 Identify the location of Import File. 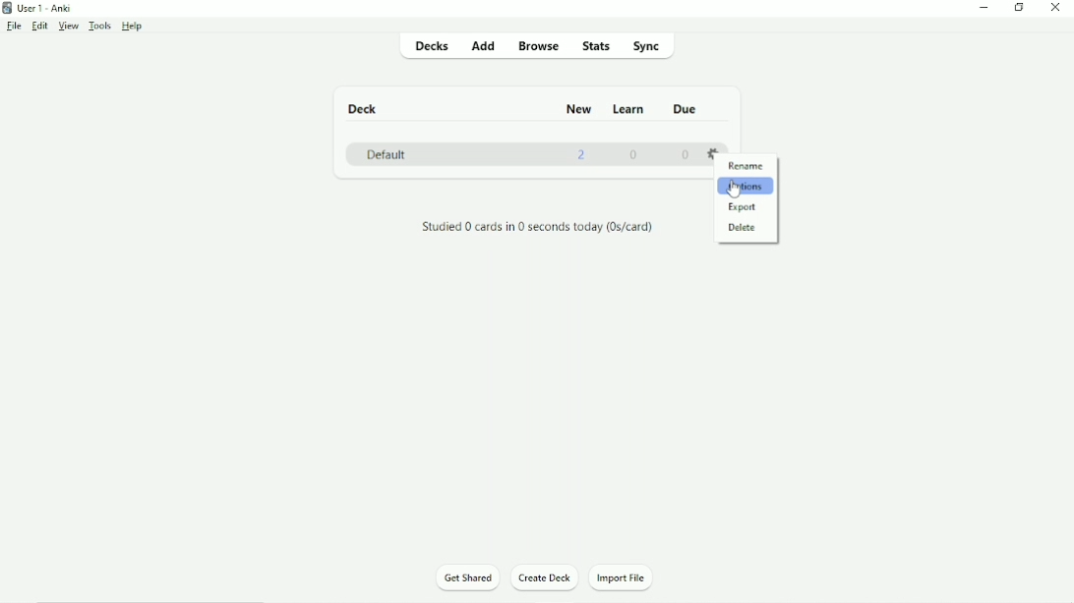
(629, 576).